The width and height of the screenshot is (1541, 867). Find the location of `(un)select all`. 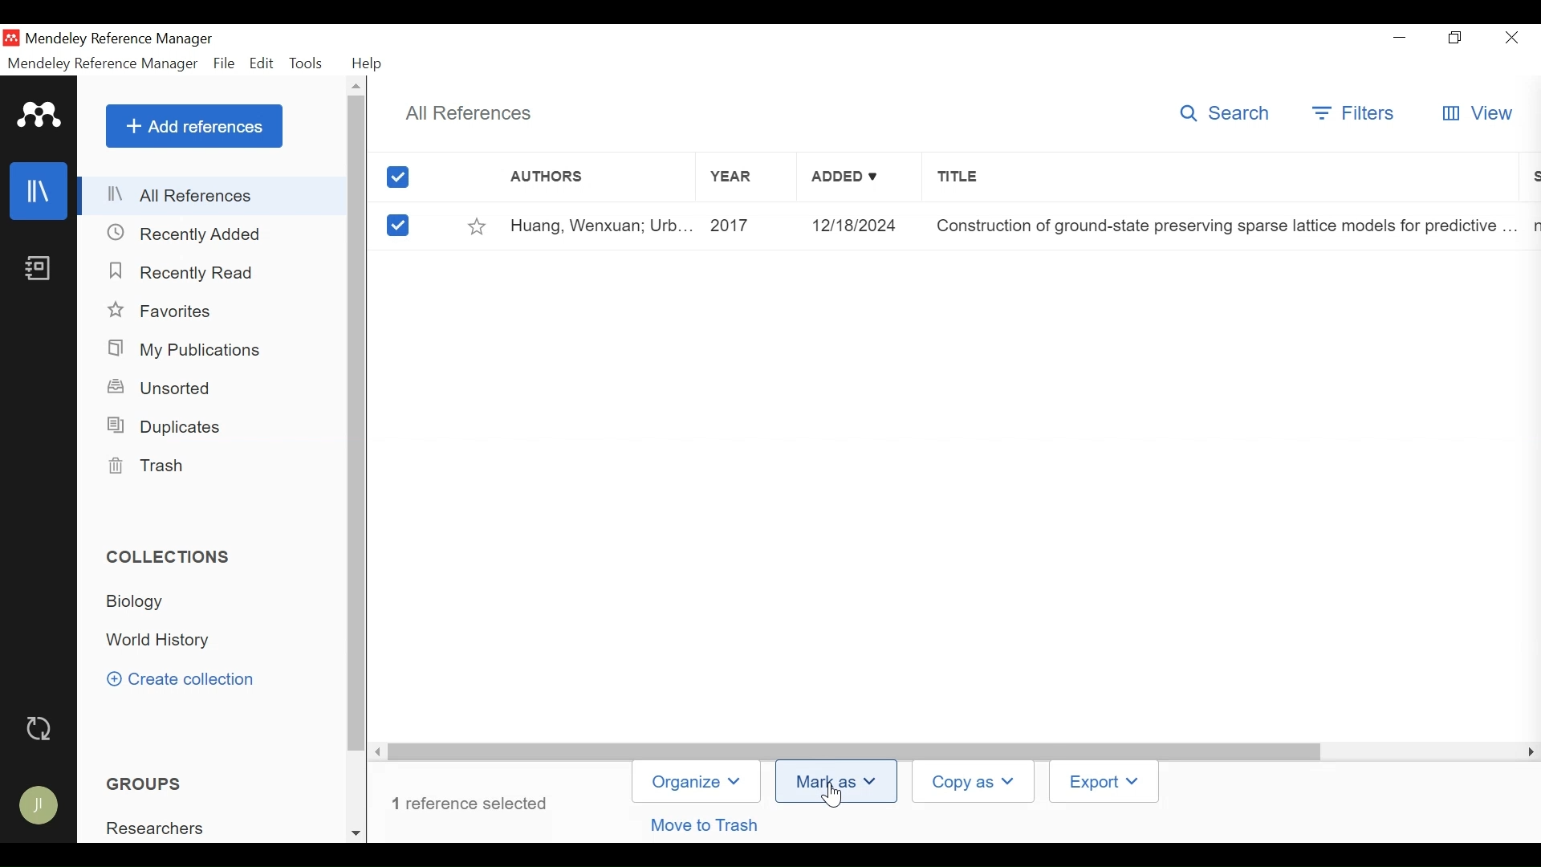

(un)select all is located at coordinates (397, 178).